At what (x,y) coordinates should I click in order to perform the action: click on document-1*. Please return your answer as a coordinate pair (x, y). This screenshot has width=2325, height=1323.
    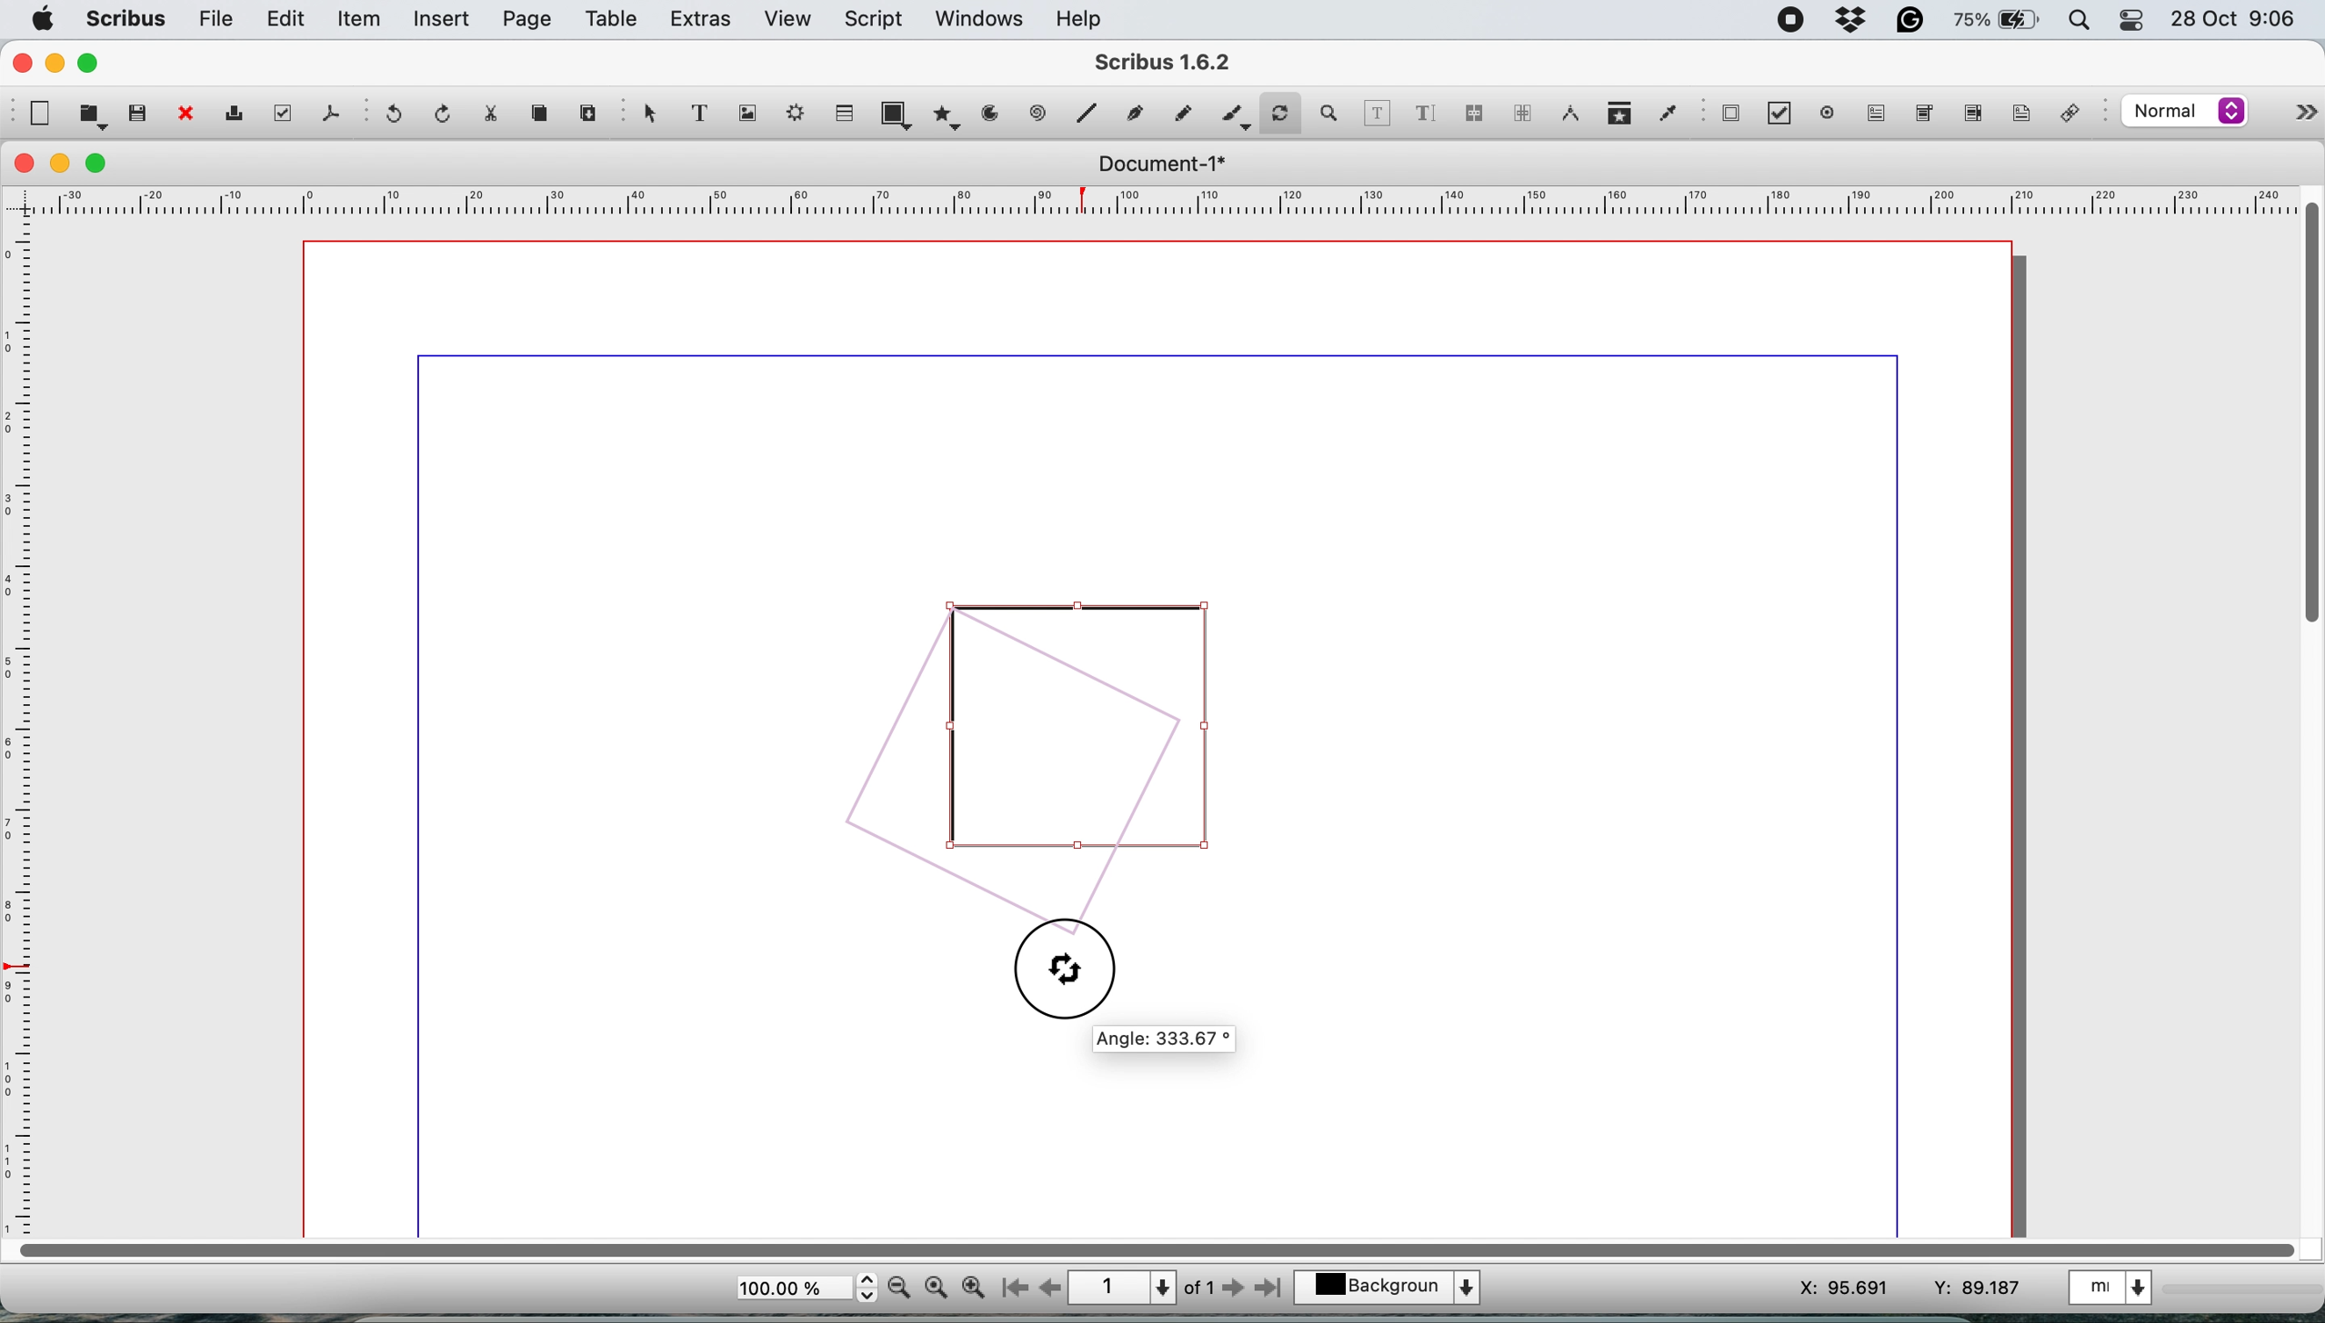
    Looking at the image, I should click on (1157, 164).